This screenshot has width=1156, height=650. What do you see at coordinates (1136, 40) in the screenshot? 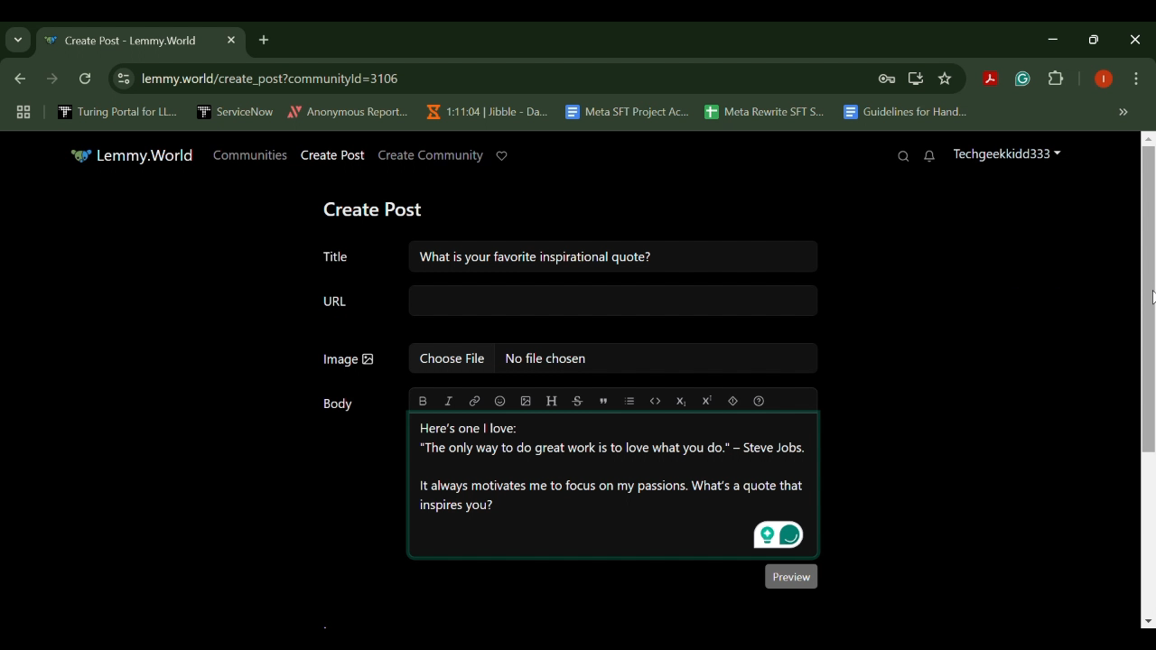
I see `Close Window` at bounding box center [1136, 40].